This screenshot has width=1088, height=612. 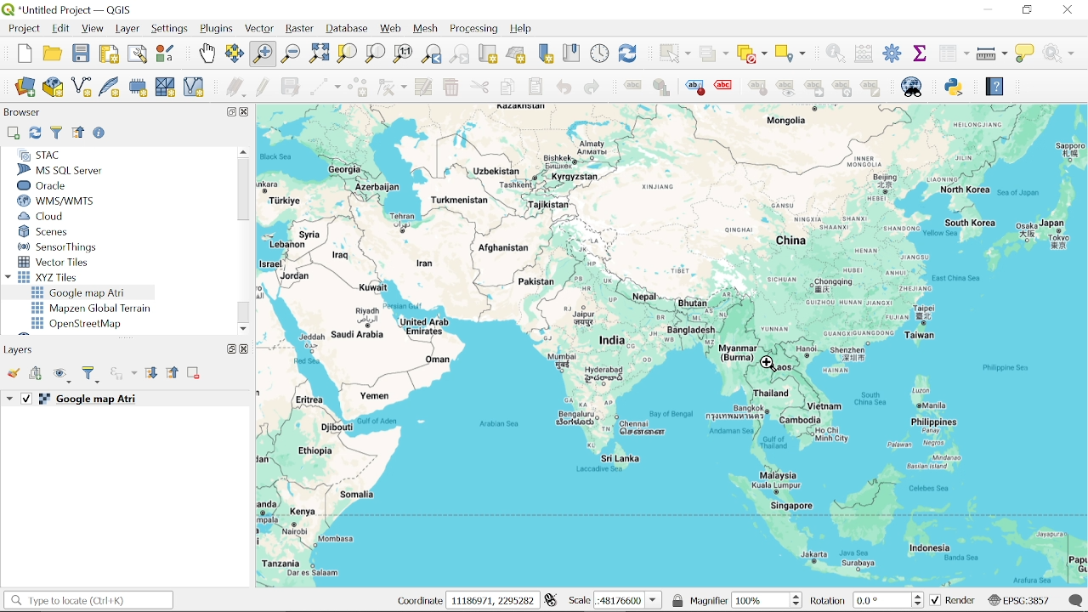 I want to click on Filter Browser, so click(x=56, y=133).